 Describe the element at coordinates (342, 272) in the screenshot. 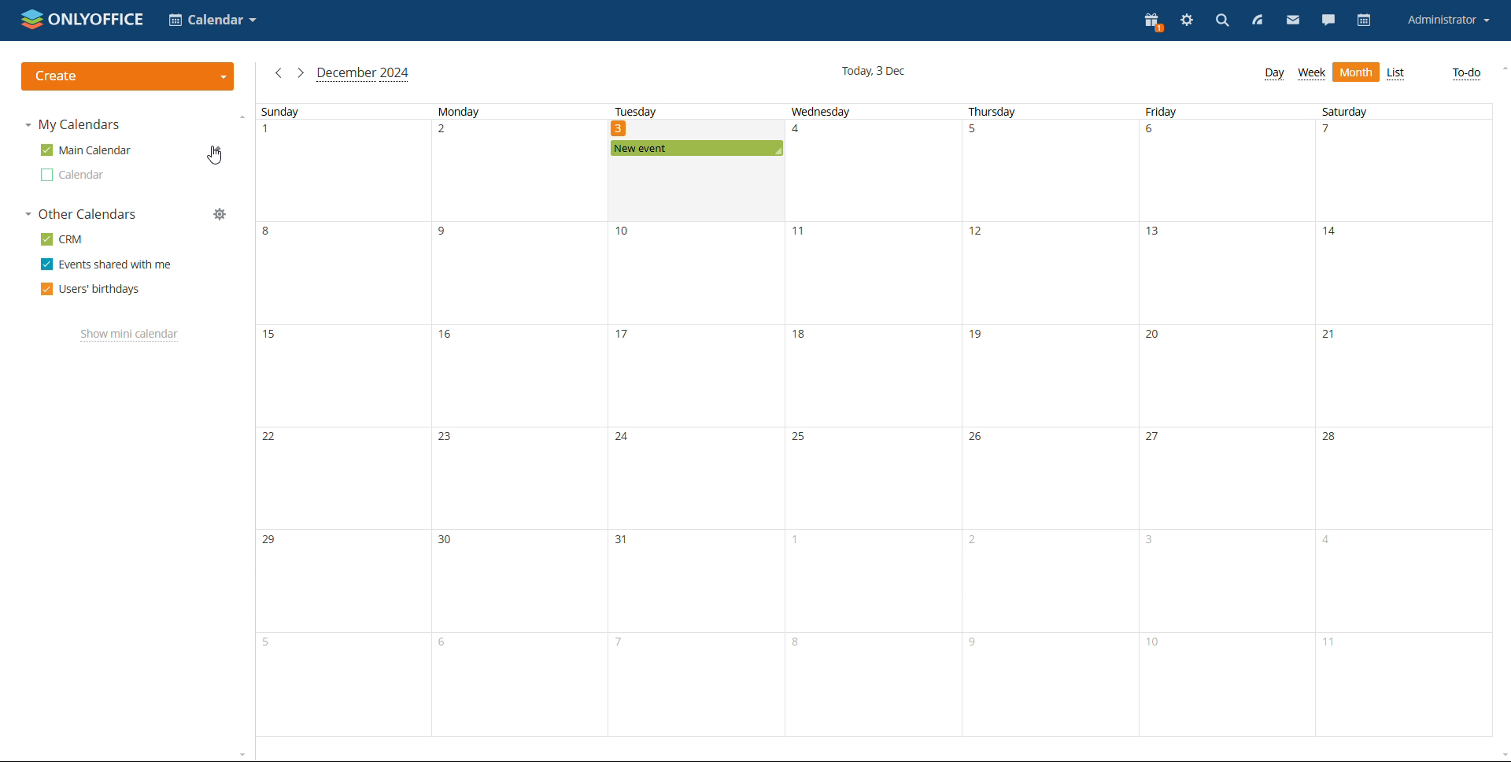

I see `date` at that location.